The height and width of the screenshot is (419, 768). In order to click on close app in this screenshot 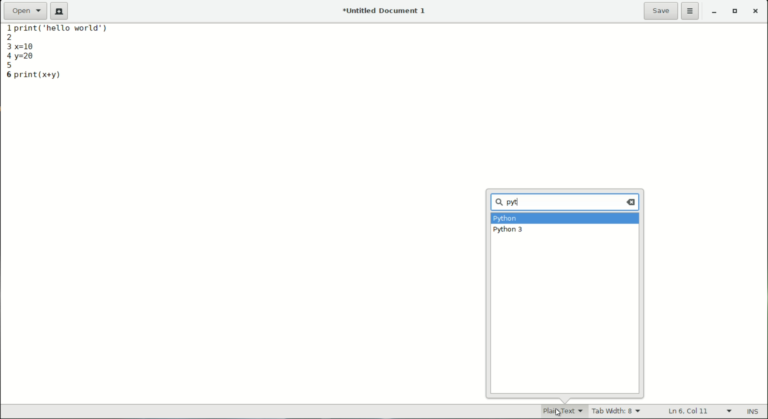, I will do `click(756, 12)`.